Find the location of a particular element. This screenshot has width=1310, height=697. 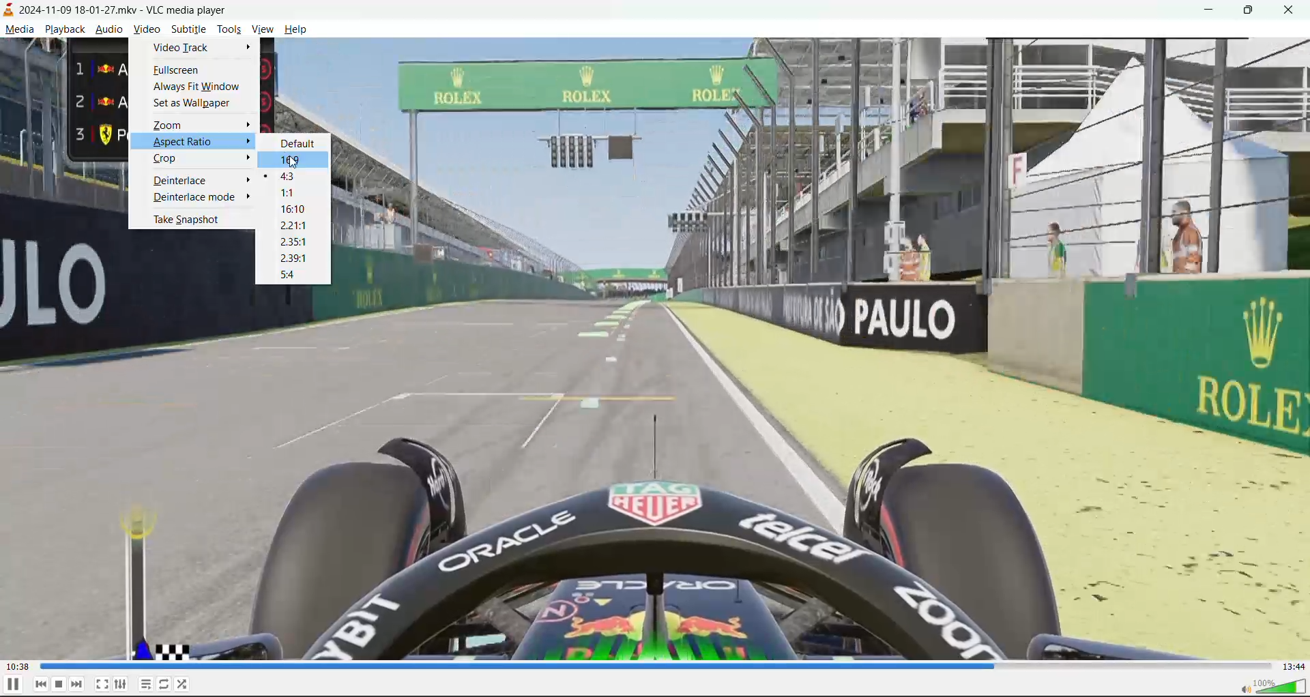

close is located at coordinates (1294, 10).